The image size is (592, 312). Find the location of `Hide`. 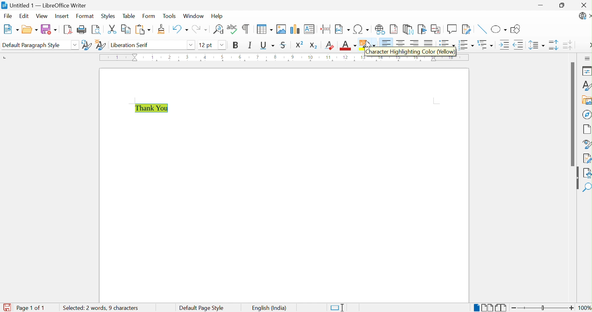

Hide is located at coordinates (576, 178).